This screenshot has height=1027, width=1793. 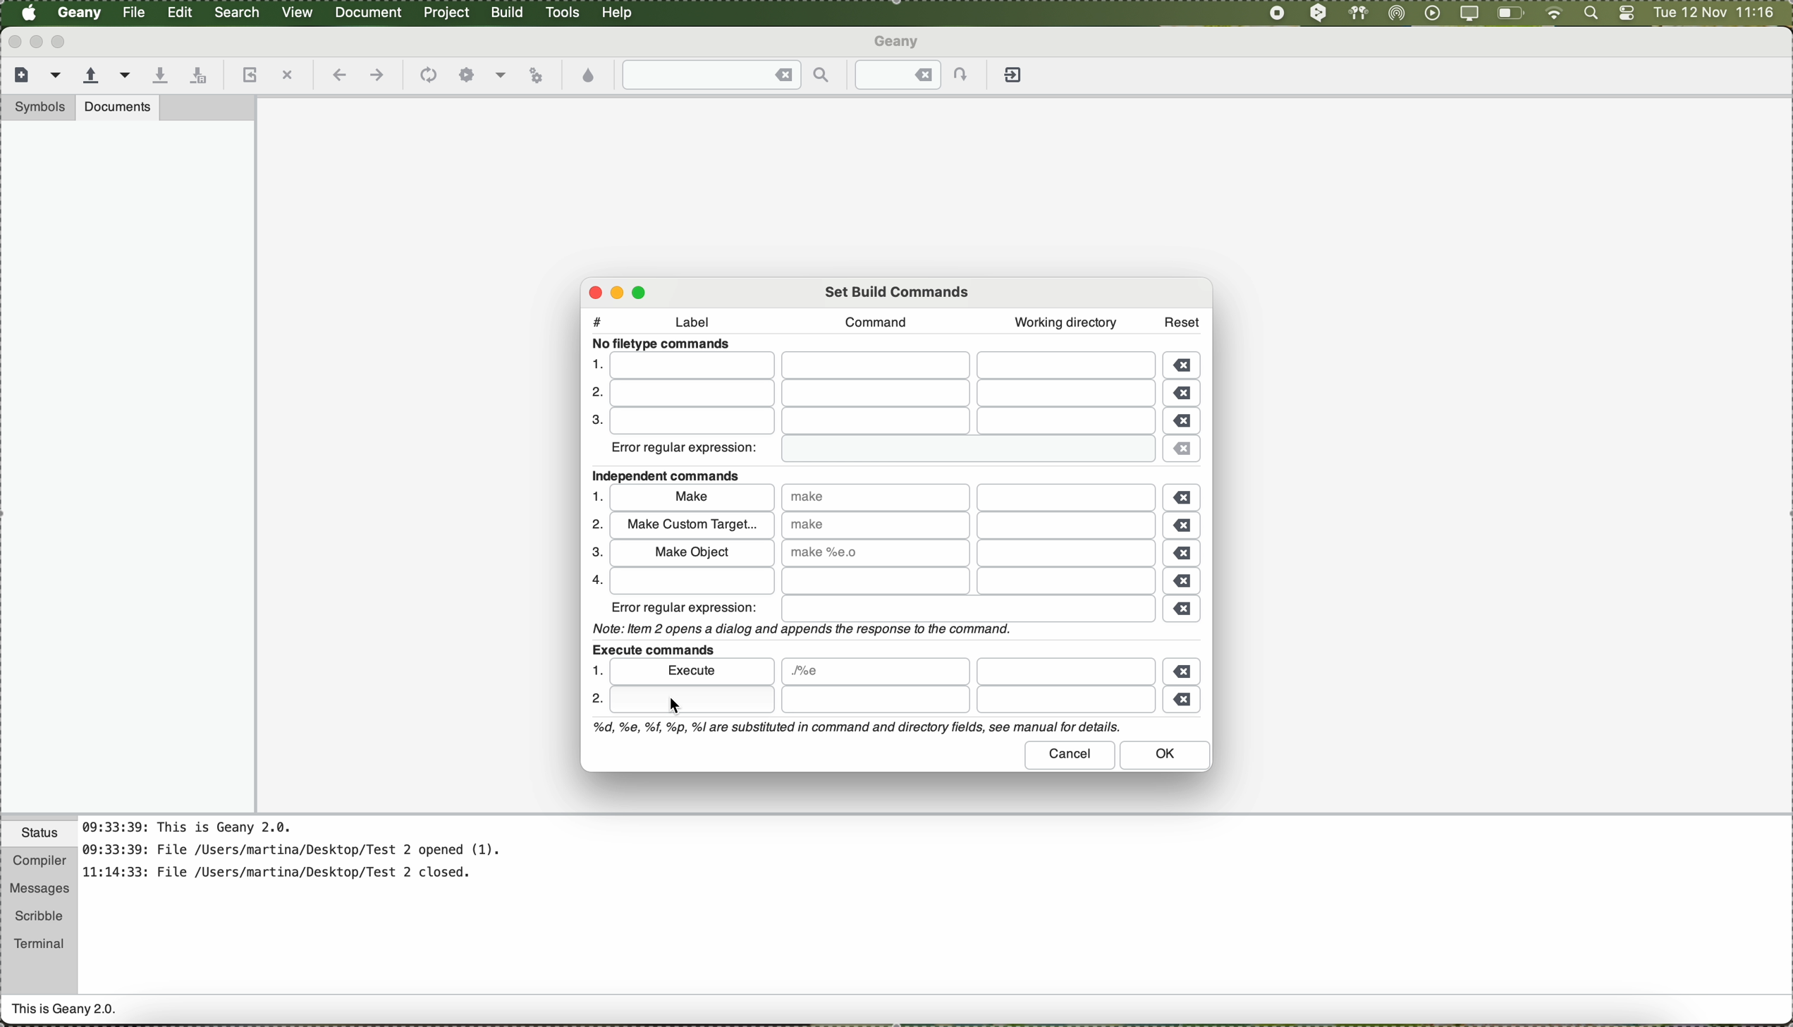 I want to click on airpods, so click(x=1357, y=13).